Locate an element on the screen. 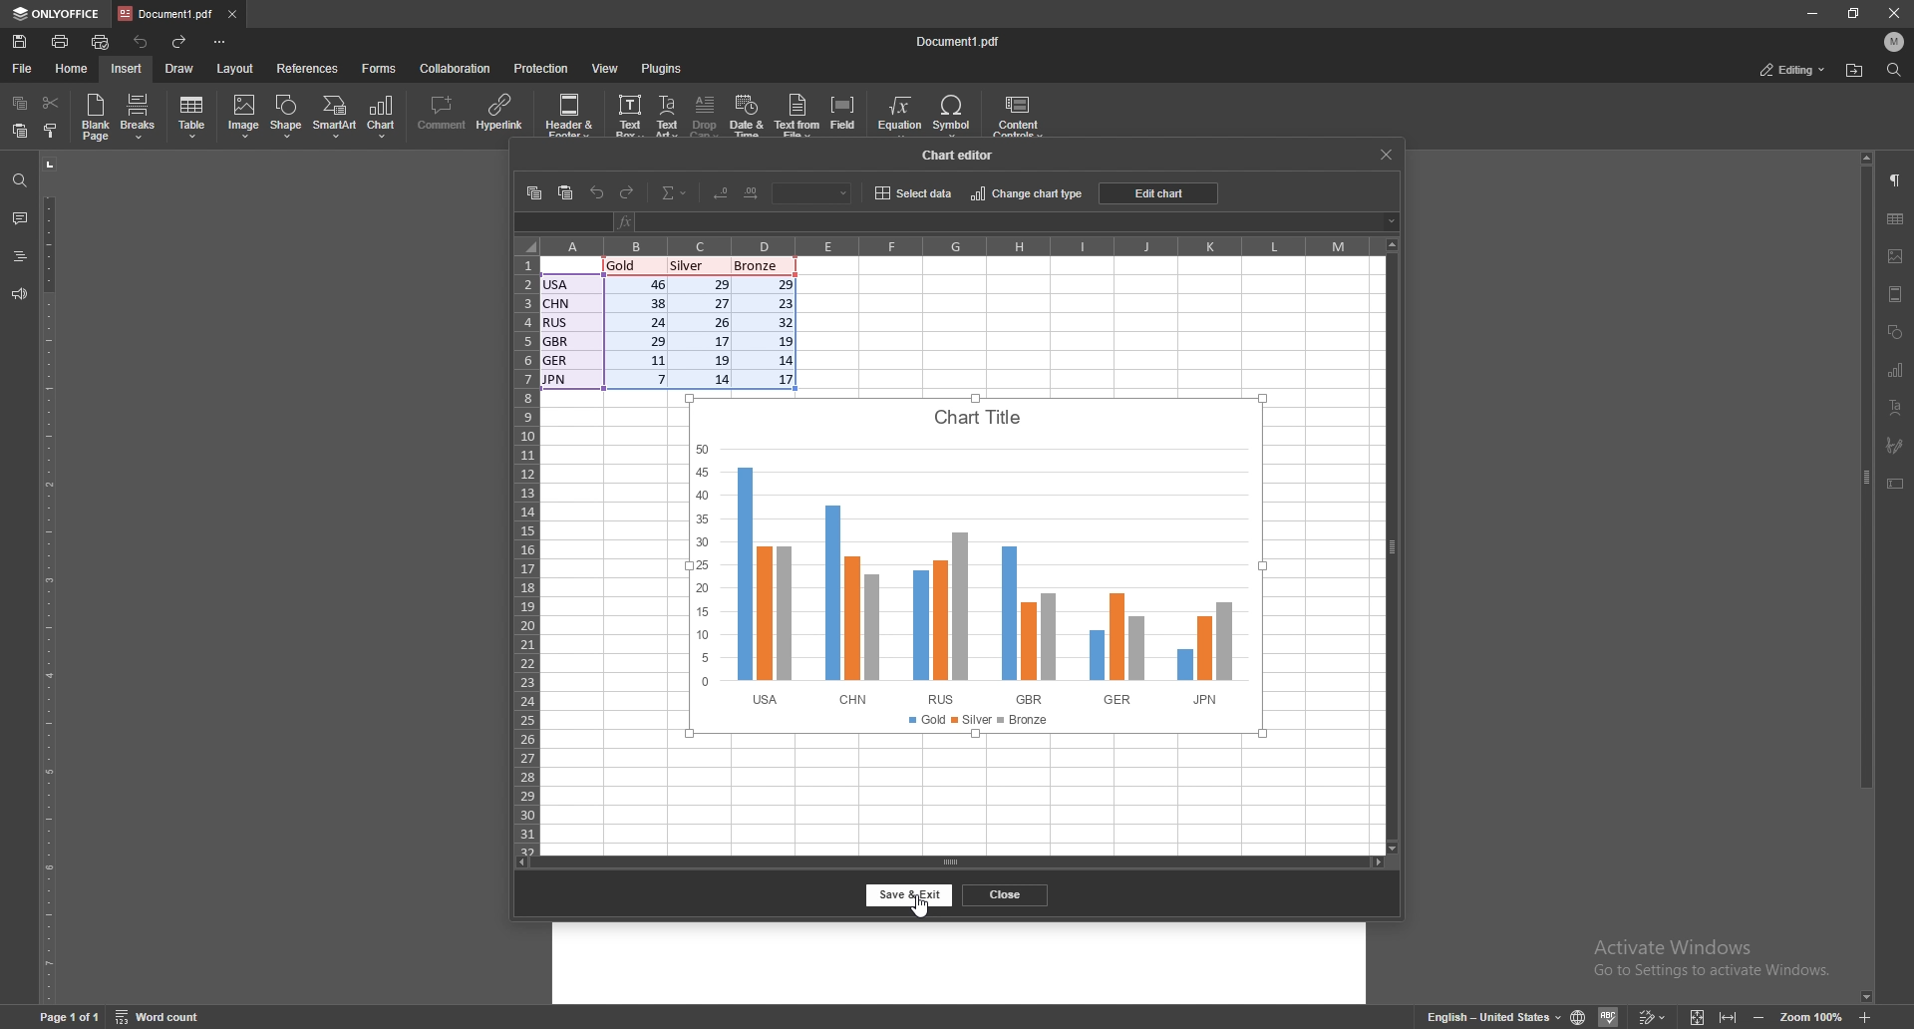 Image resolution: width=1914 pixels, height=1029 pixels. tab is located at coordinates (166, 13).